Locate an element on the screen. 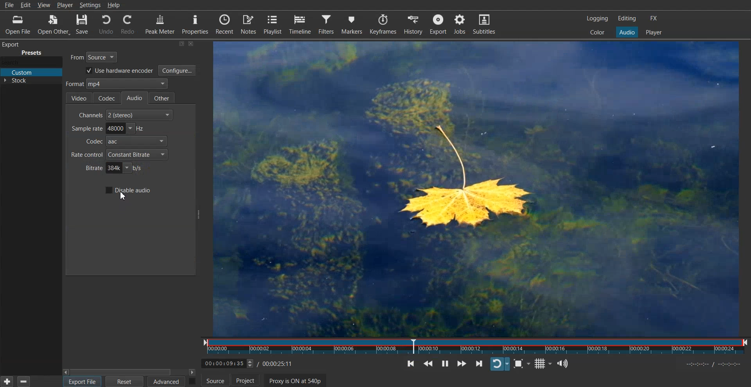 This screenshot has height=387, width=751. Filters is located at coordinates (326, 24).